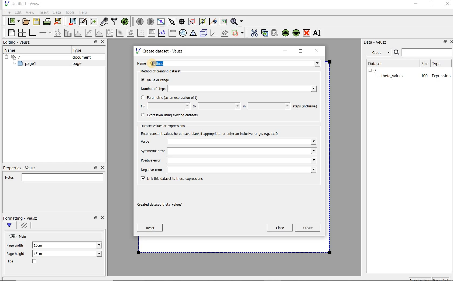 Image resolution: width=453 pixels, height=281 pixels. Describe the element at coordinates (41, 245) in the screenshot. I see `15cm` at that location.